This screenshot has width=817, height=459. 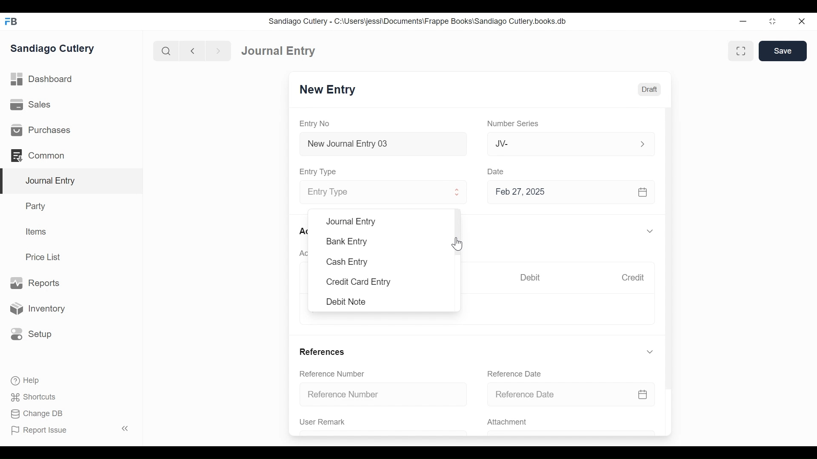 I want to click on Shortcuts, so click(x=34, y=398).